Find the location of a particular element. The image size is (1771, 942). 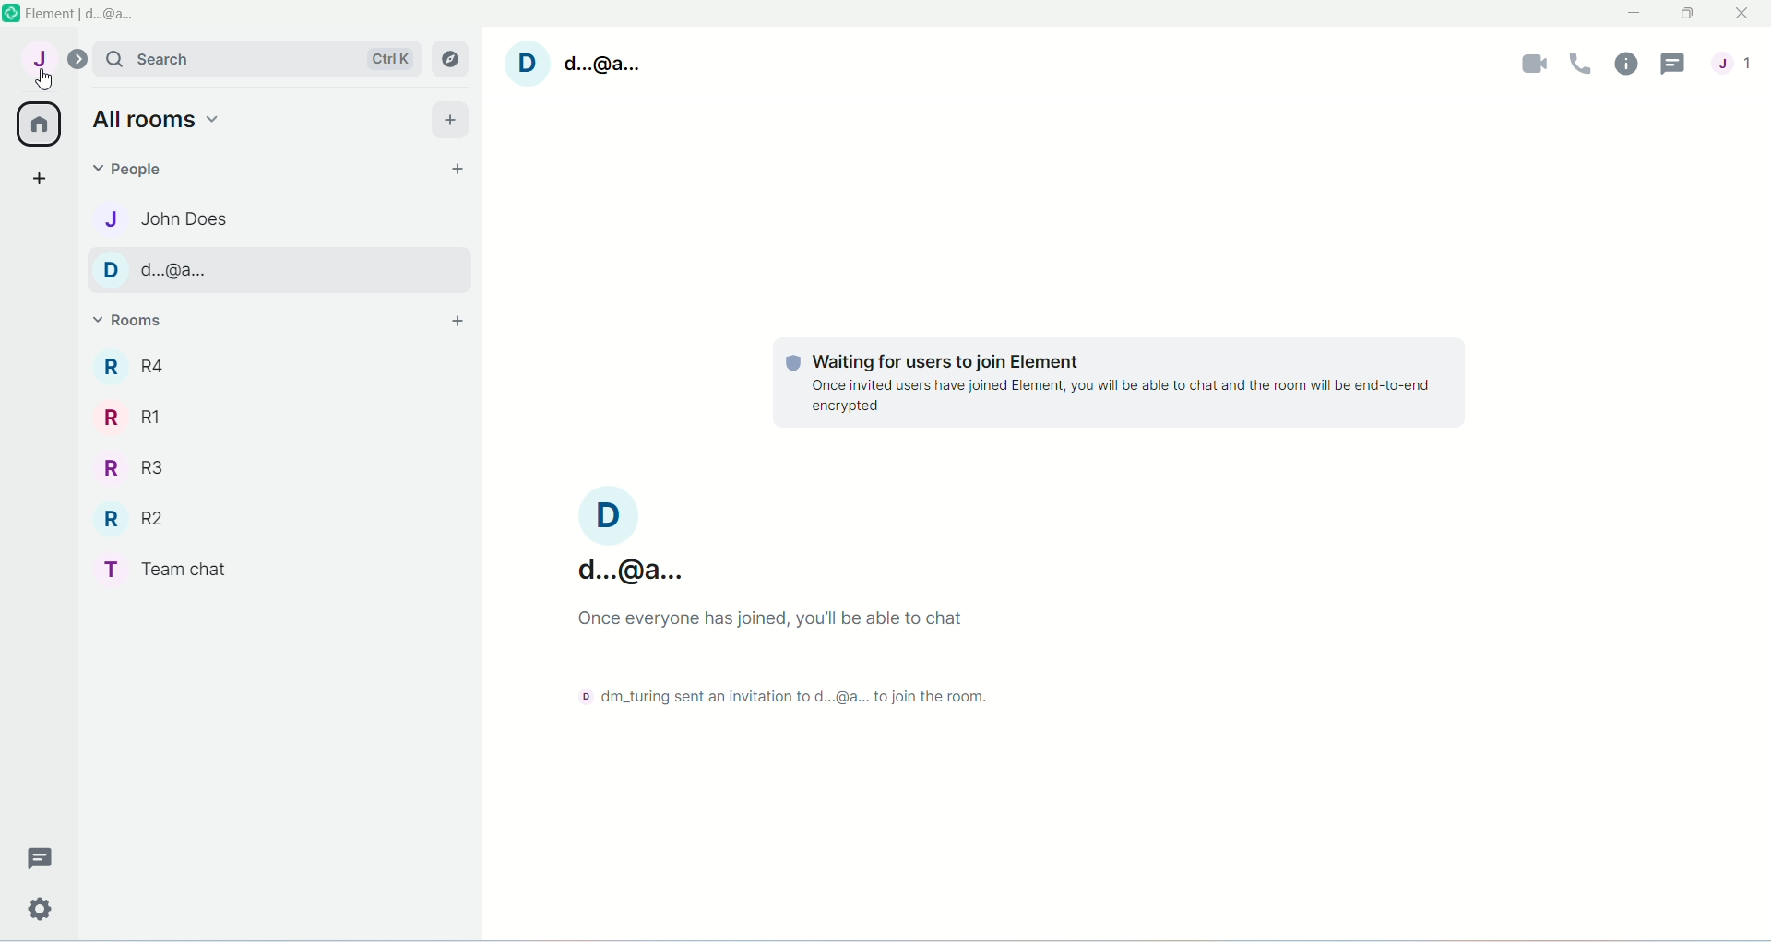

Start chat is located at coordinates (455, 168).